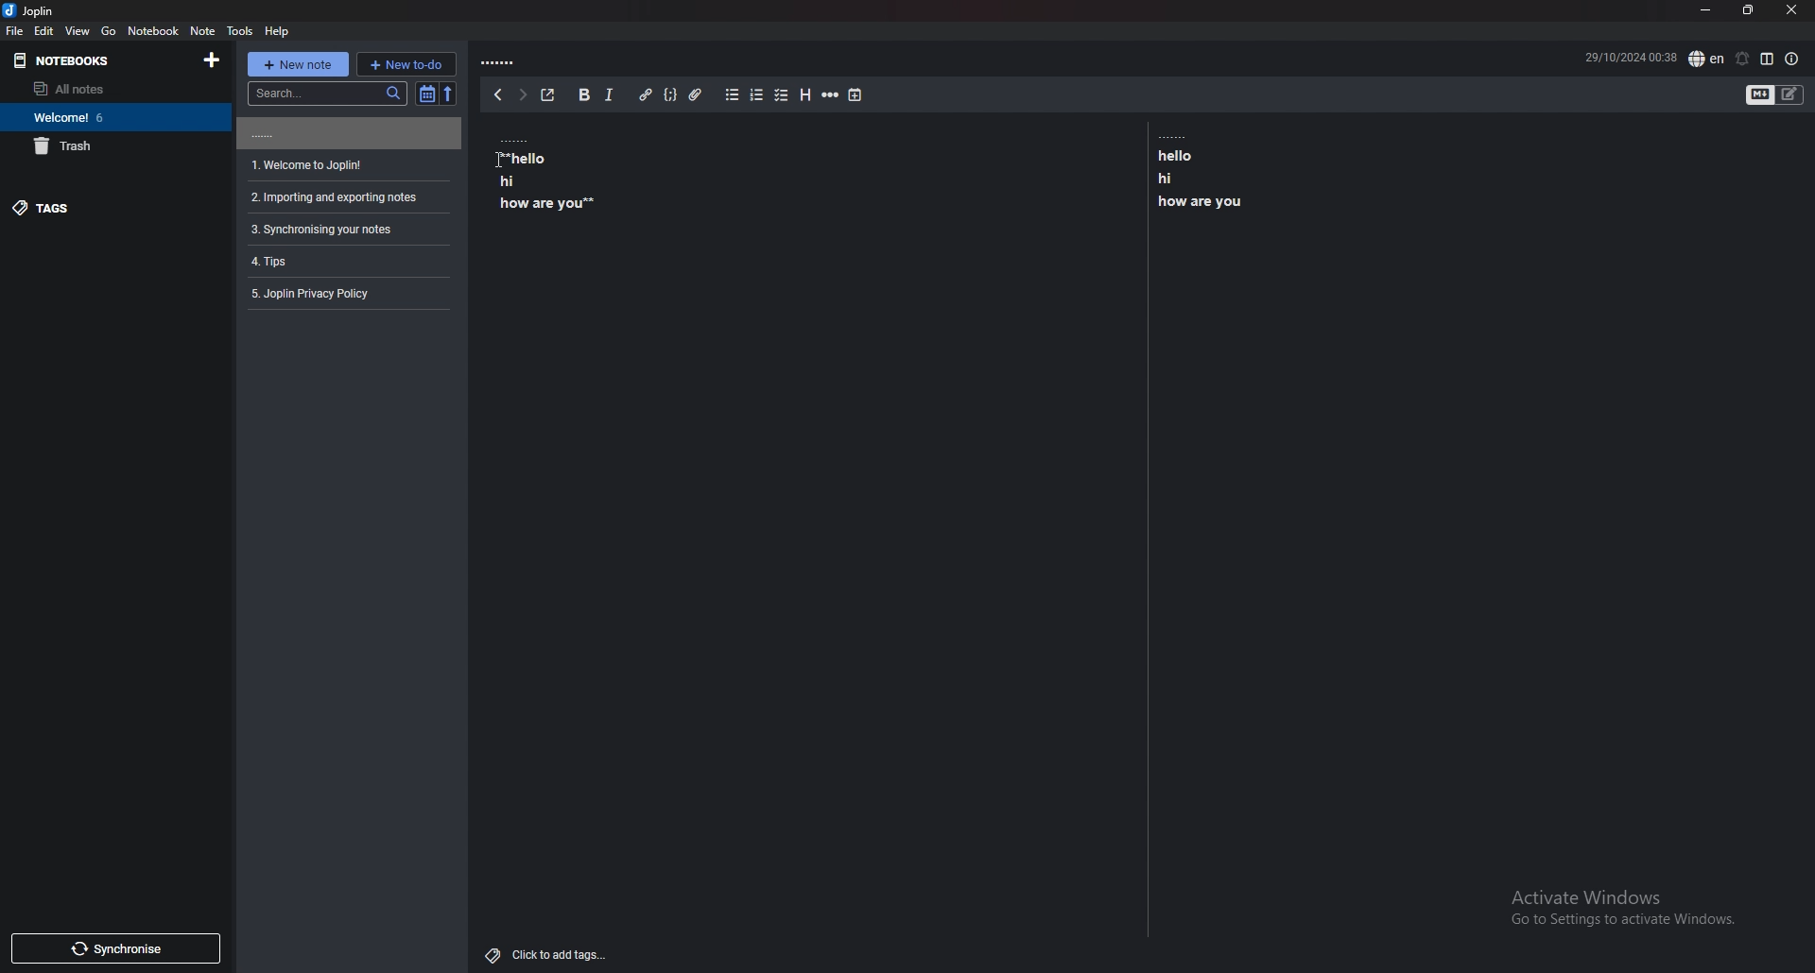 This screenshot has height=973, width=1815. I want to click on toggle editors, so click(1761, 95).